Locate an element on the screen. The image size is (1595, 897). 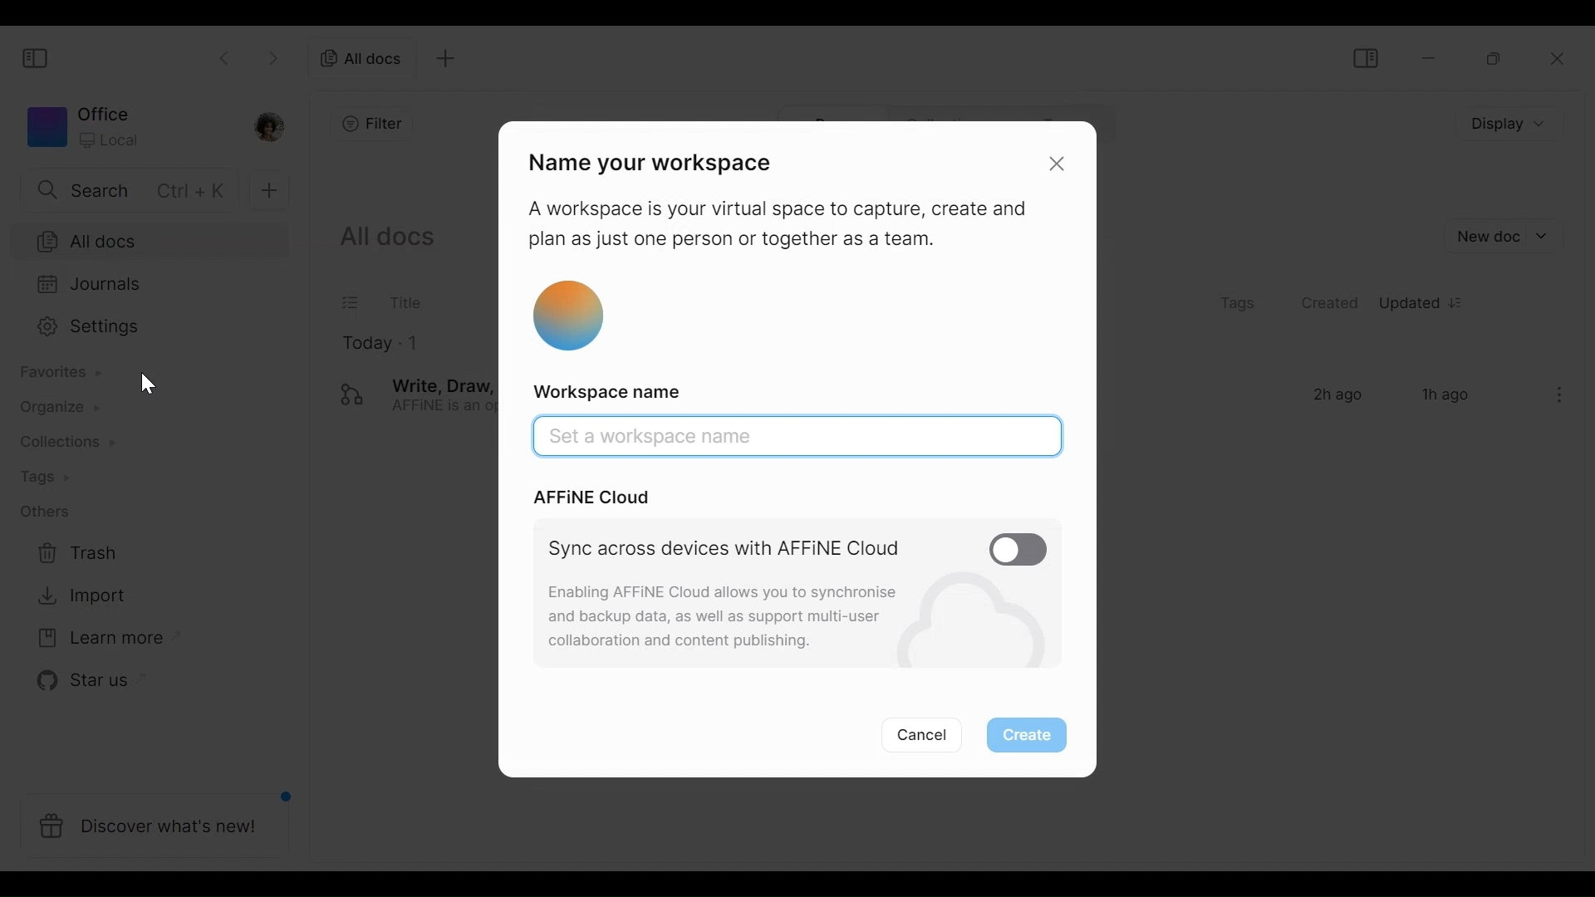
ellipsis is located at coordinates (1554, 394).